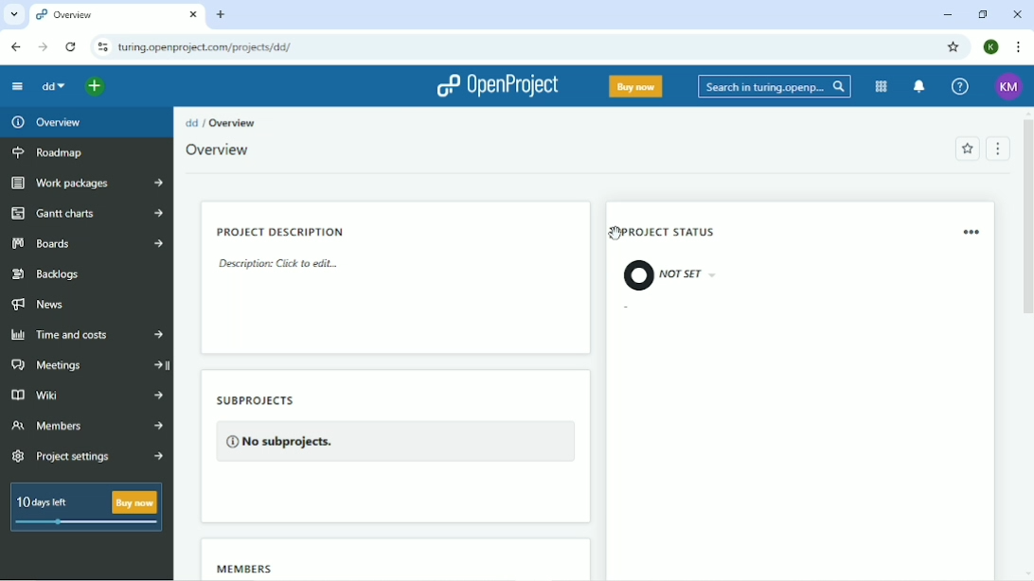 Image resolution: width=1034 pixels, height=581 pixels. I want to click on Open quick add menu, so click(95, 86).